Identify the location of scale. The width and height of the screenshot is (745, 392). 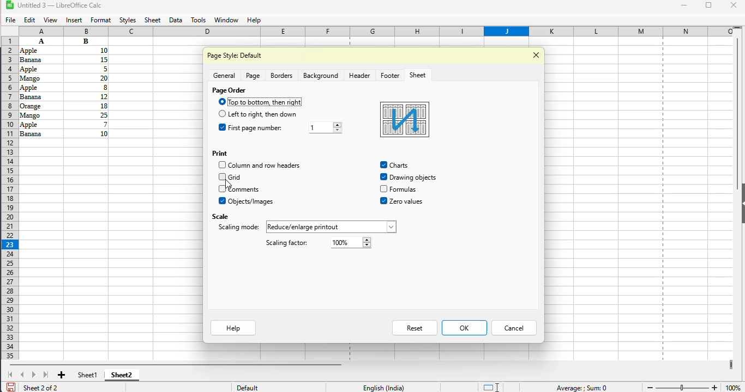
(220, 216).